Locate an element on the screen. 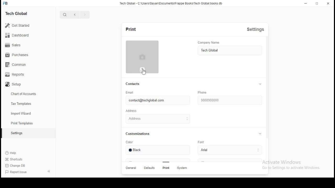  Address Input Box is located at coordinates (157, 119).